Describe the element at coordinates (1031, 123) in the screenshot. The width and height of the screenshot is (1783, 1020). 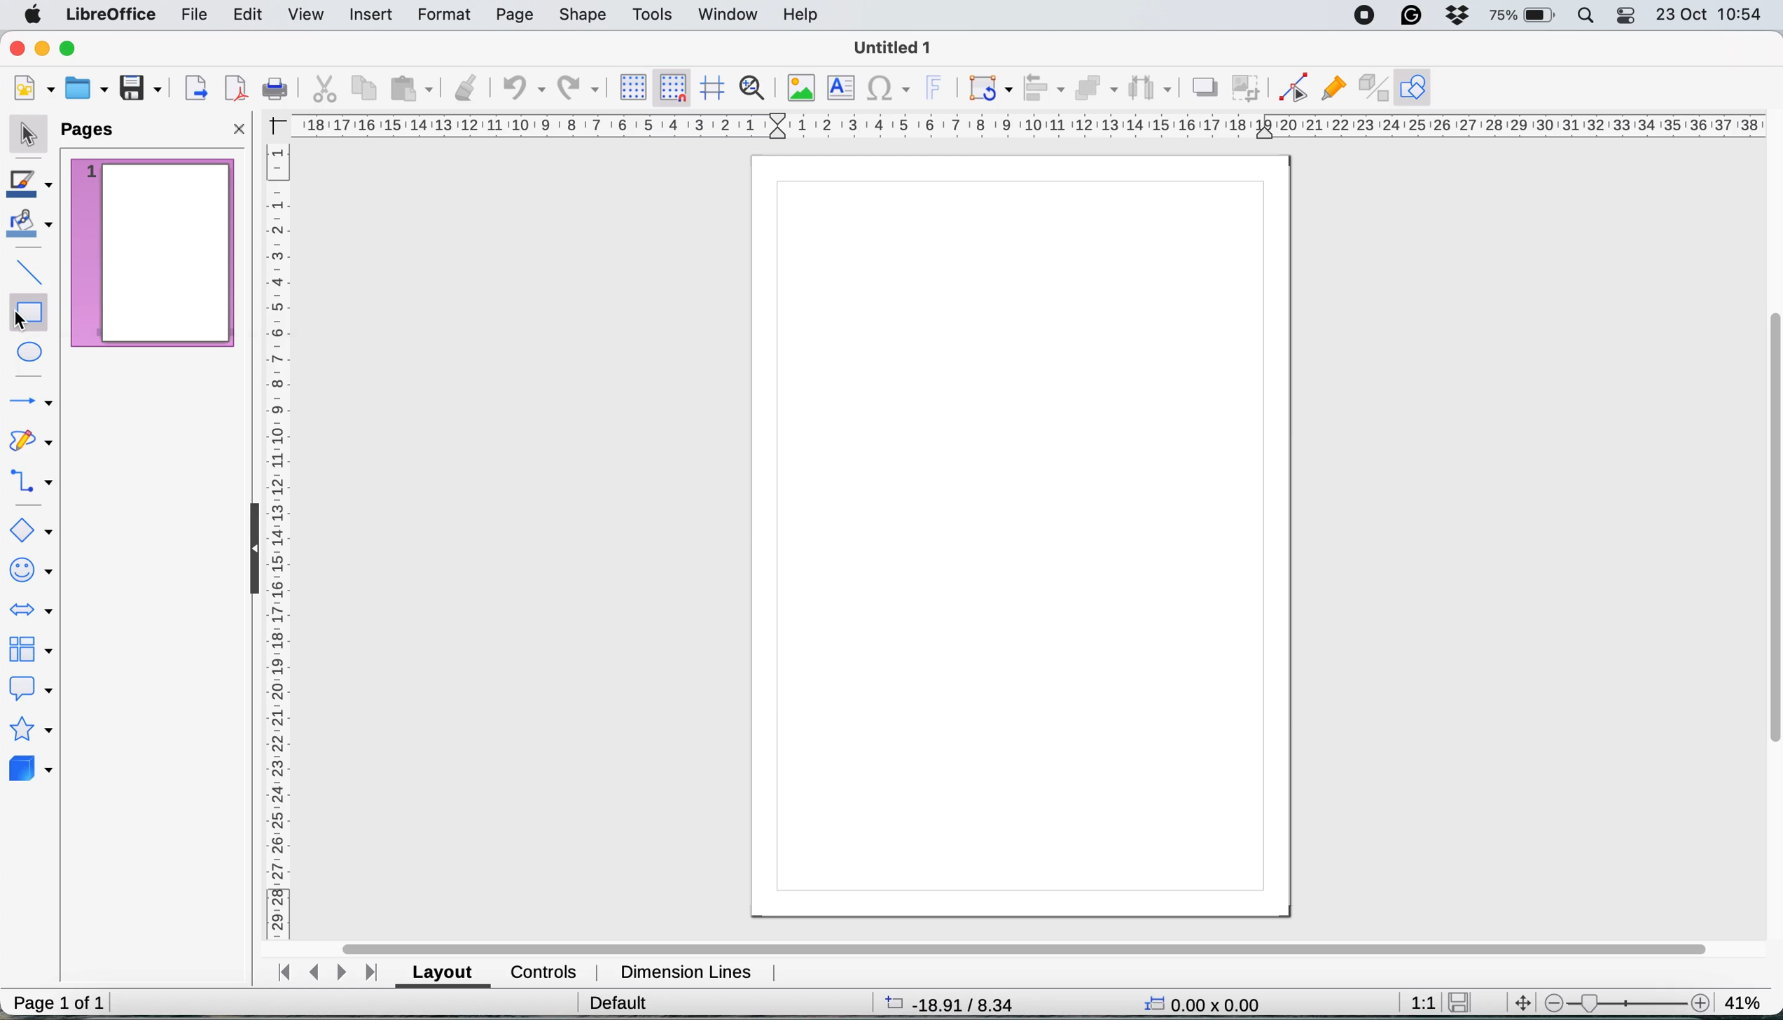
I see `hortizonal scale` at that location.